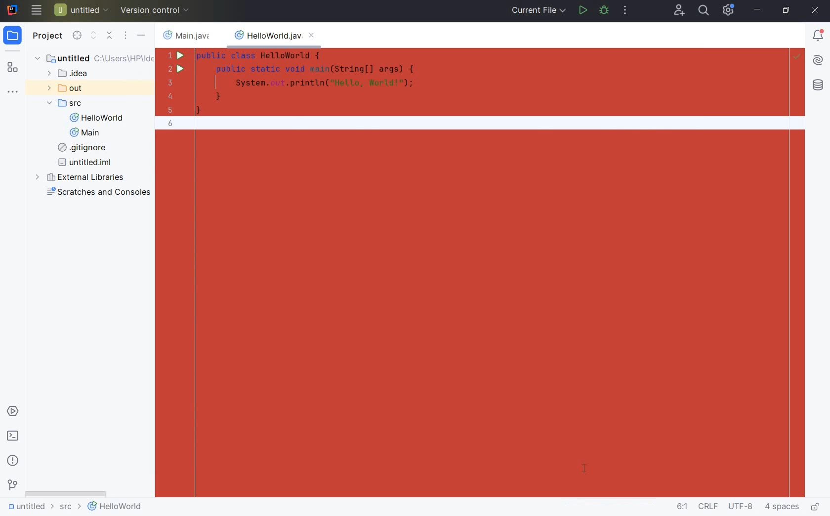 Image resolution: width=830 pixels, height=516 pixels. Describe the element at coordinates (85, 134) in the screenshot. I see `Main` at that location.